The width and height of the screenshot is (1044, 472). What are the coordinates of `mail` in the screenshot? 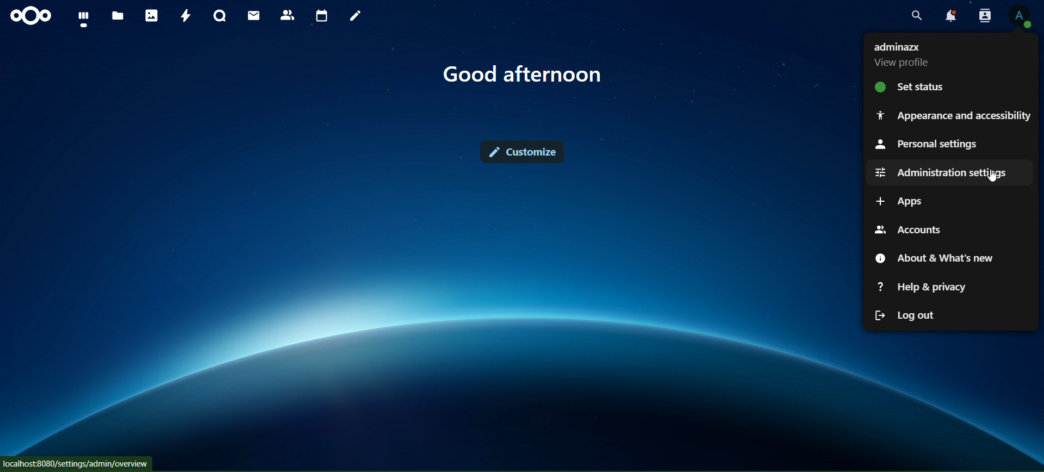 It's located at (253, 16).